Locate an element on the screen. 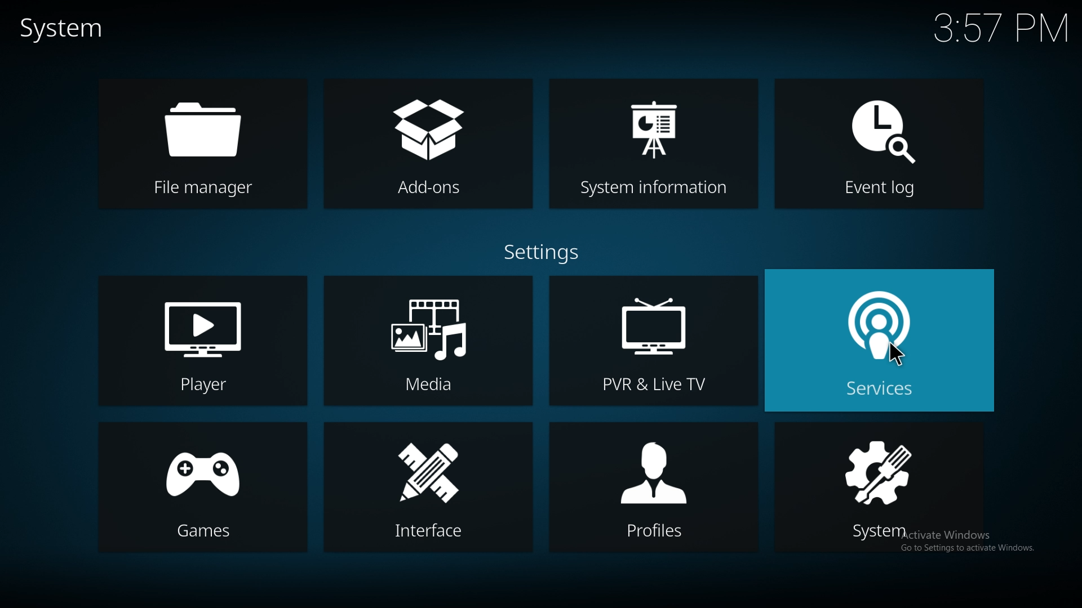  system is located at coordinates (64, 30).